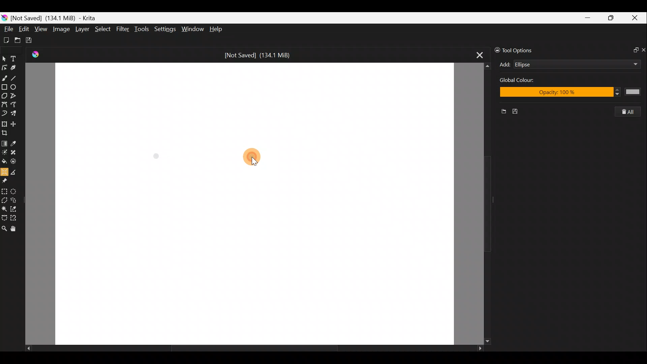 Image resolution: width=647 pixels, height=364 pixels. Describe the element at coordinates (13, 229) in the screenshot. I see `Pan tool` at that location.